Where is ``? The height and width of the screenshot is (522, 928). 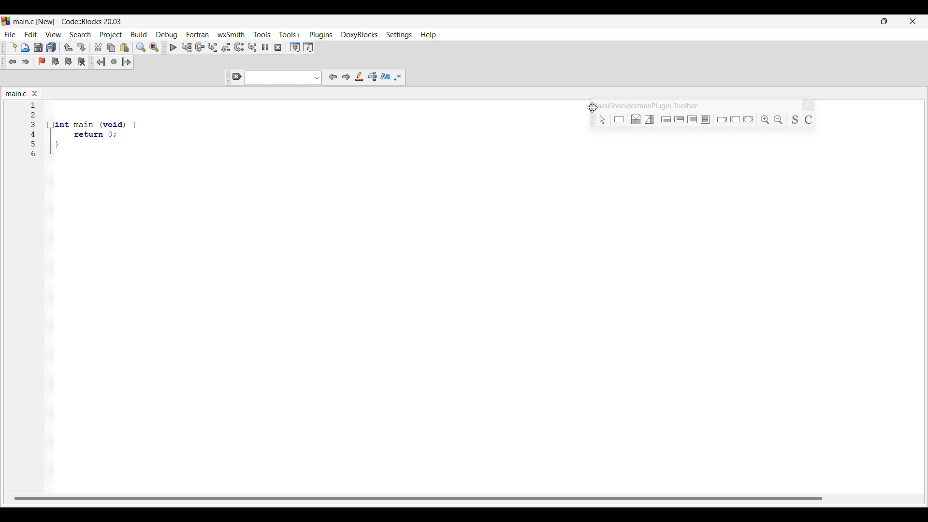  is located at coordinates (750, 118).